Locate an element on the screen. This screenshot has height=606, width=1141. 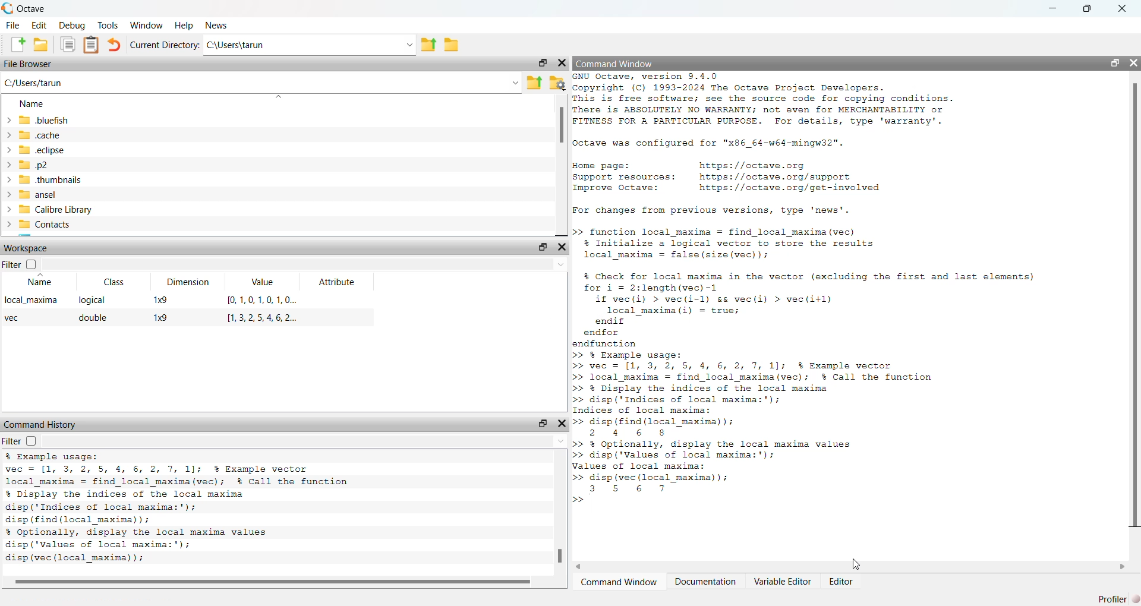
horizontal scroll bar is located at coordinates (852, 567).